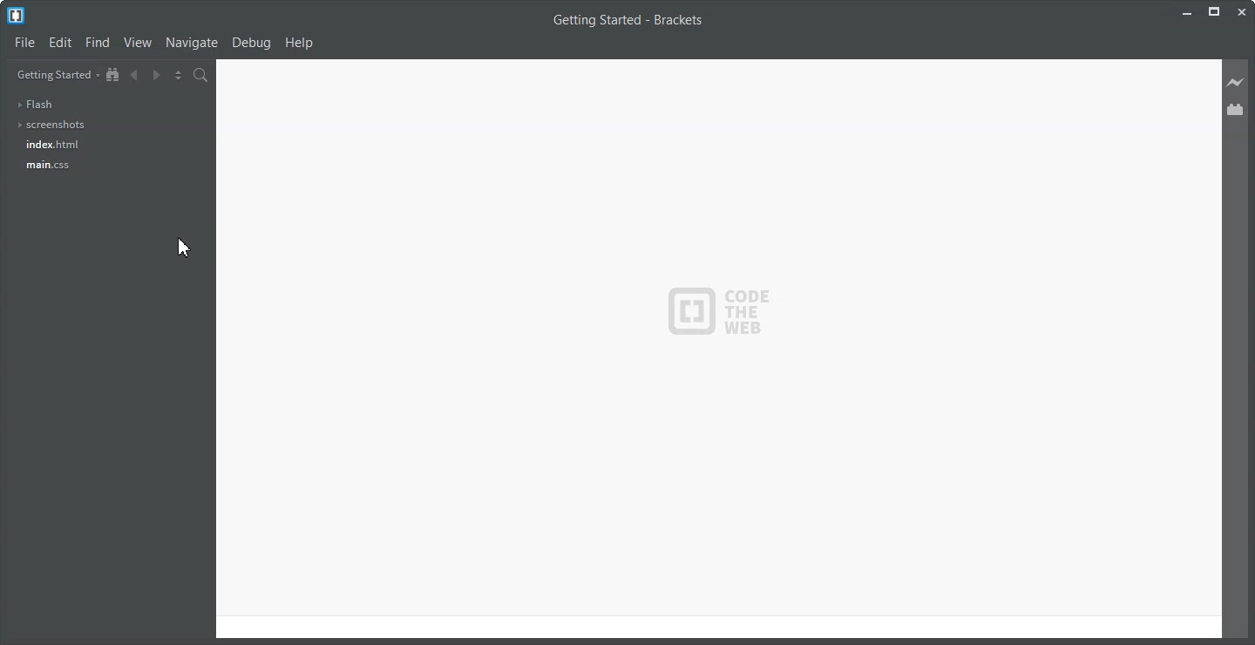  What do you see at coordinates (1243, 11) in the screenshot?
I see `Close` at bounding box center [1243, 11].